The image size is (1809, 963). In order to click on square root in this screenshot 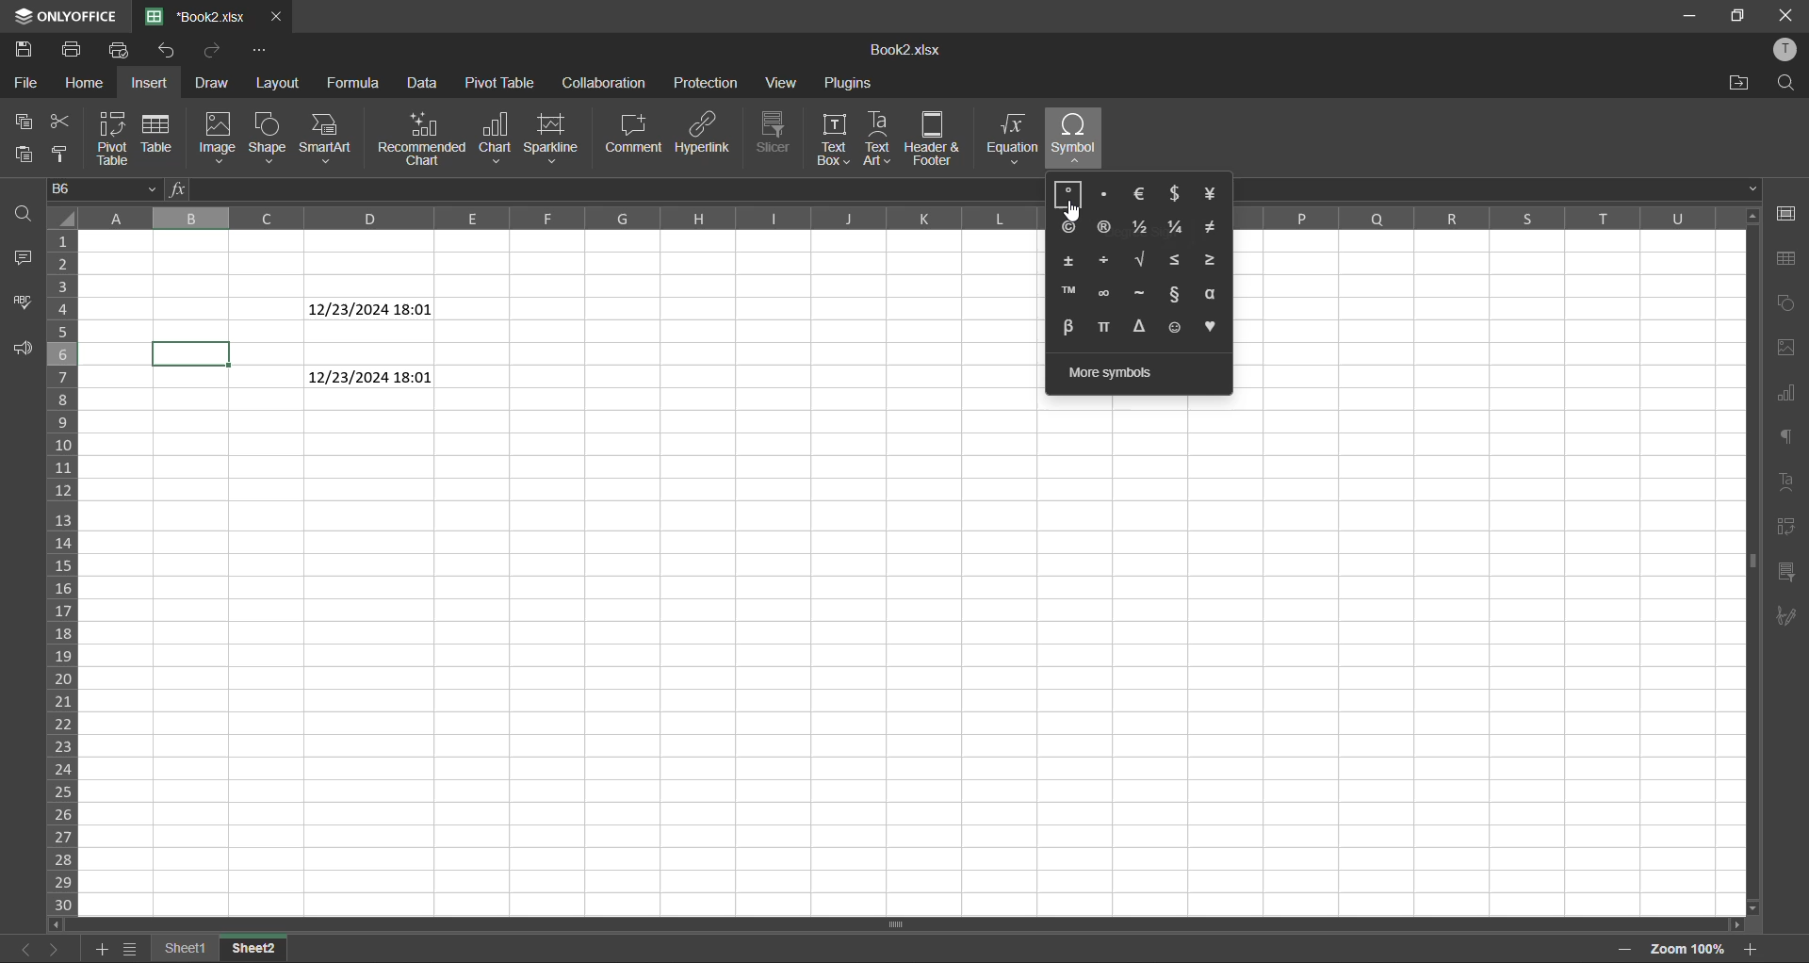, I will do `click(1139, 261)`.